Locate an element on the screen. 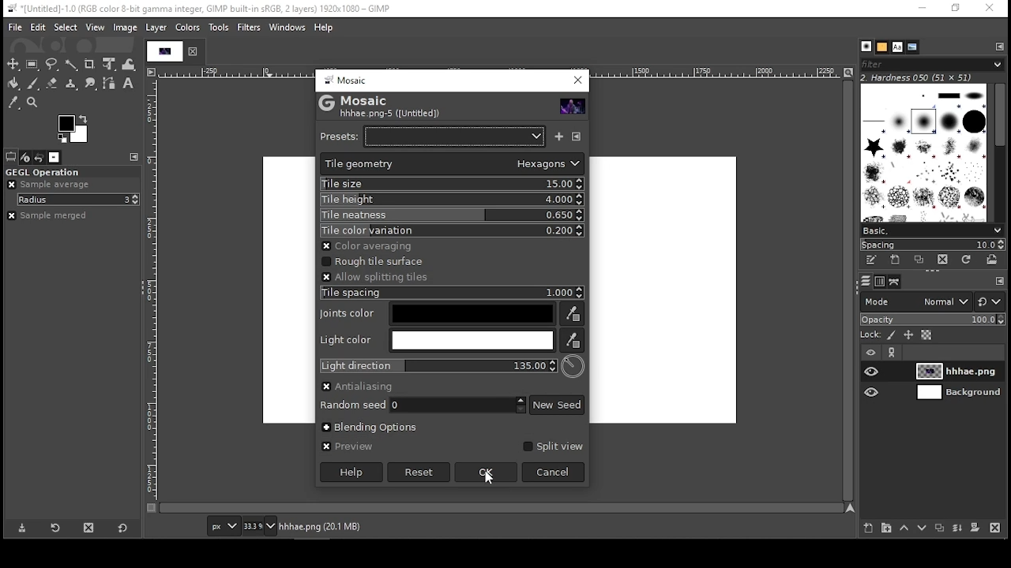 The width and height of the screenshot is (1011, 568). scroll bar is located at coordinates (503, 506).